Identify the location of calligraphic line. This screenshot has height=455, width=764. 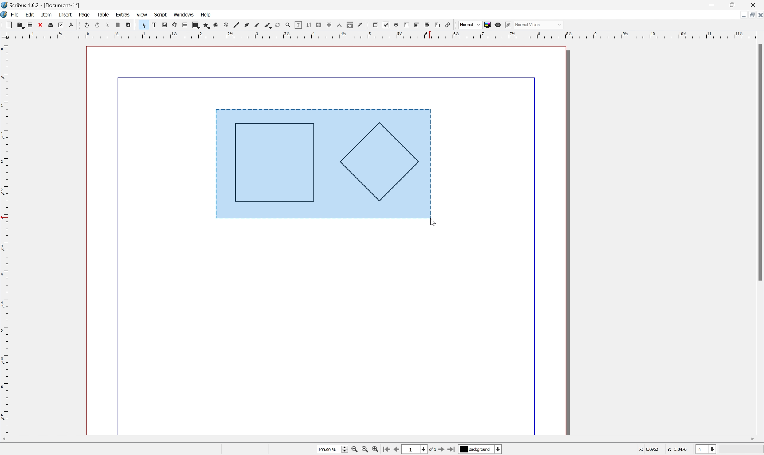
(266, 25).